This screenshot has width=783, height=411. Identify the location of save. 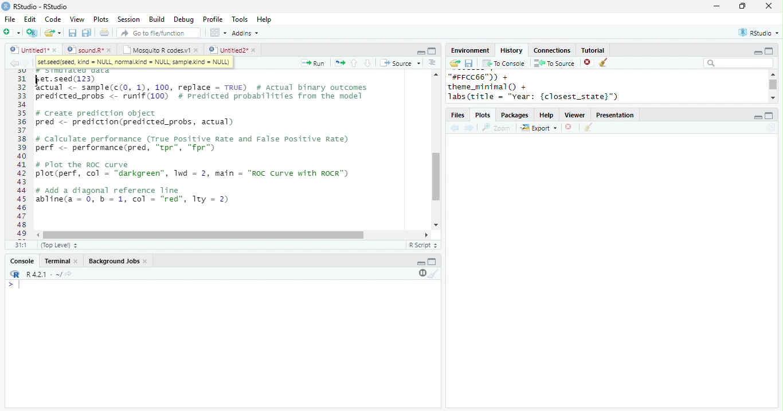
(72, 33).